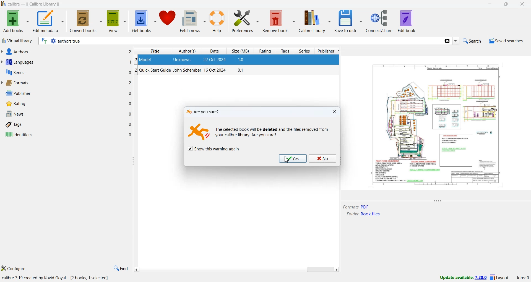 Image resolution: width=531 pixels, height=282 pixels. I want to click on model, so click(146, 59).